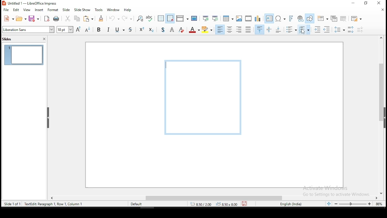  What do you see at coordinates (304, 31) in the screenshot?
I see `mouse pointer` at bounding box center [304, 31].